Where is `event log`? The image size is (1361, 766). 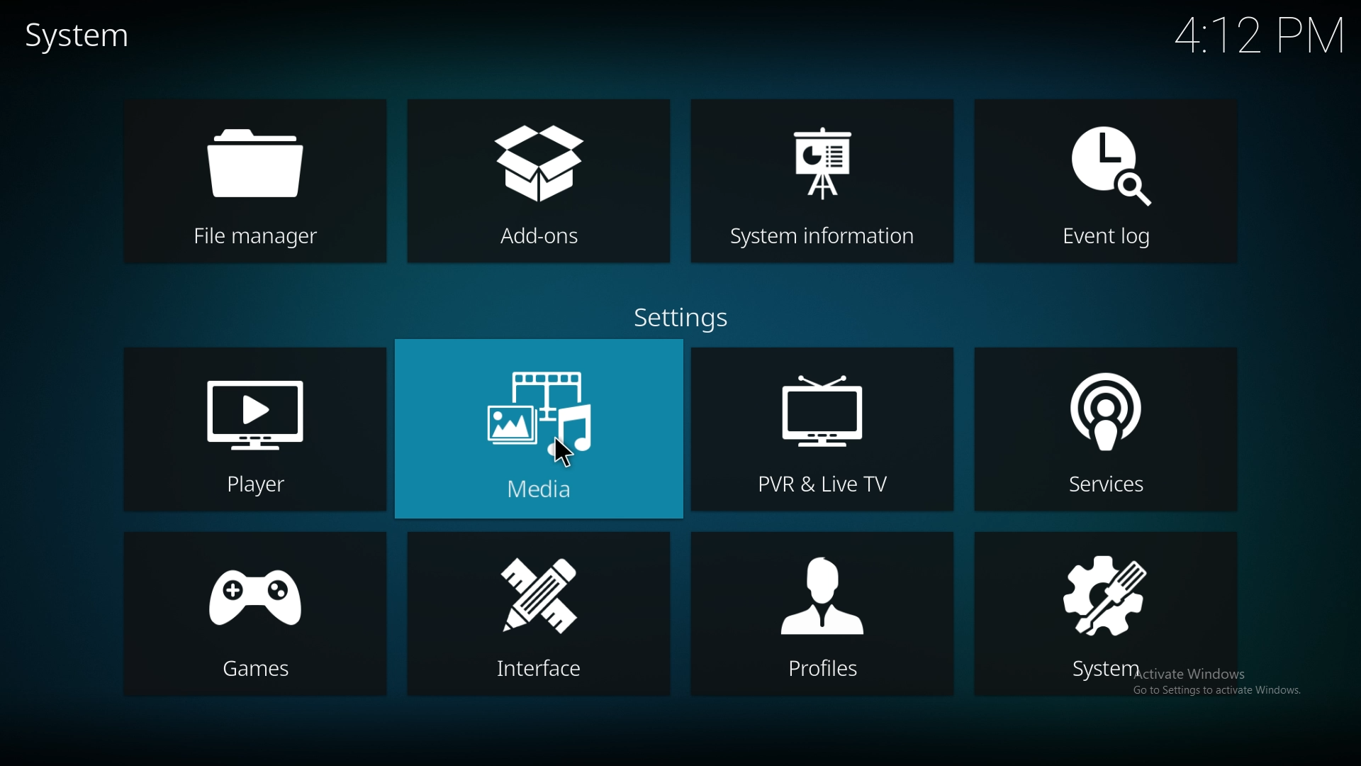
event log is located at coordinates (1108, 180).